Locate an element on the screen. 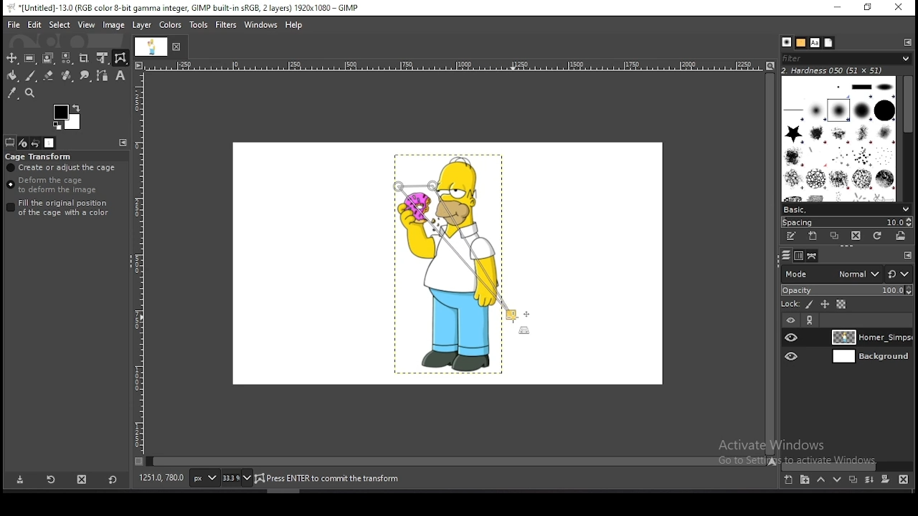  create a new brush is located at coordinates (815, 237).